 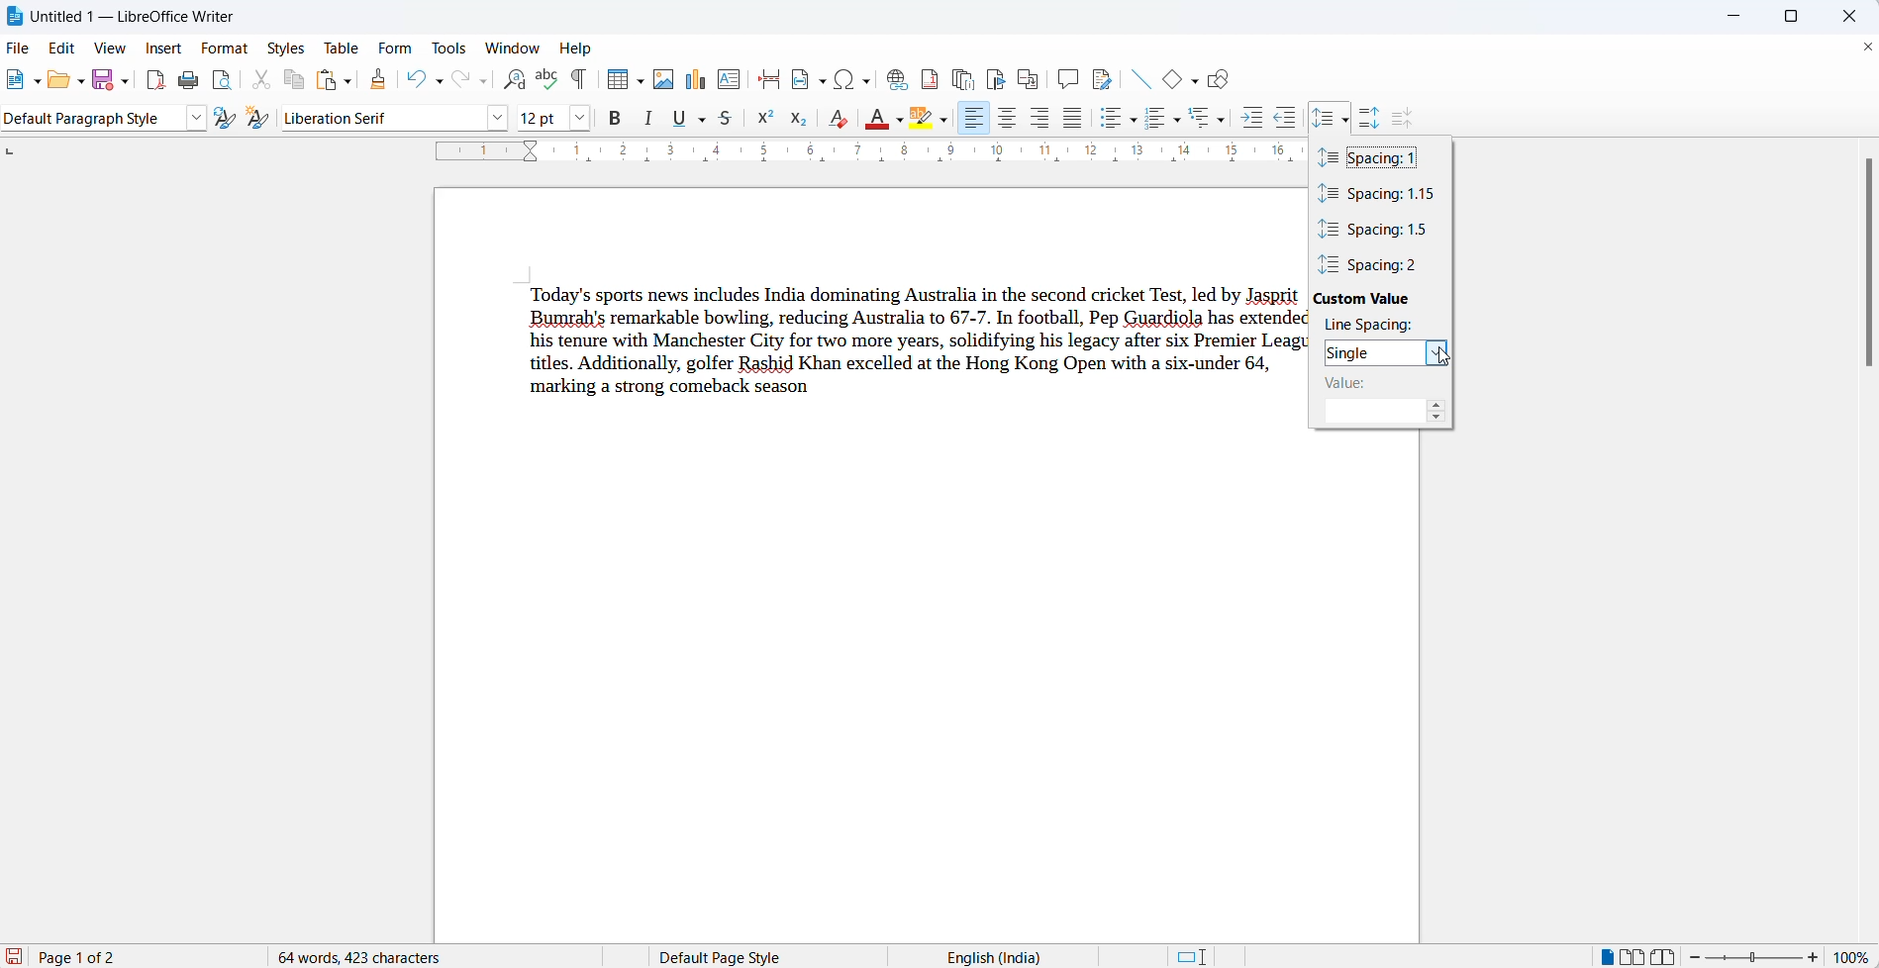 What do you see at coordinates (875, 119) in the screenshot?
I see `fill color` at bounding box center [875, 119].